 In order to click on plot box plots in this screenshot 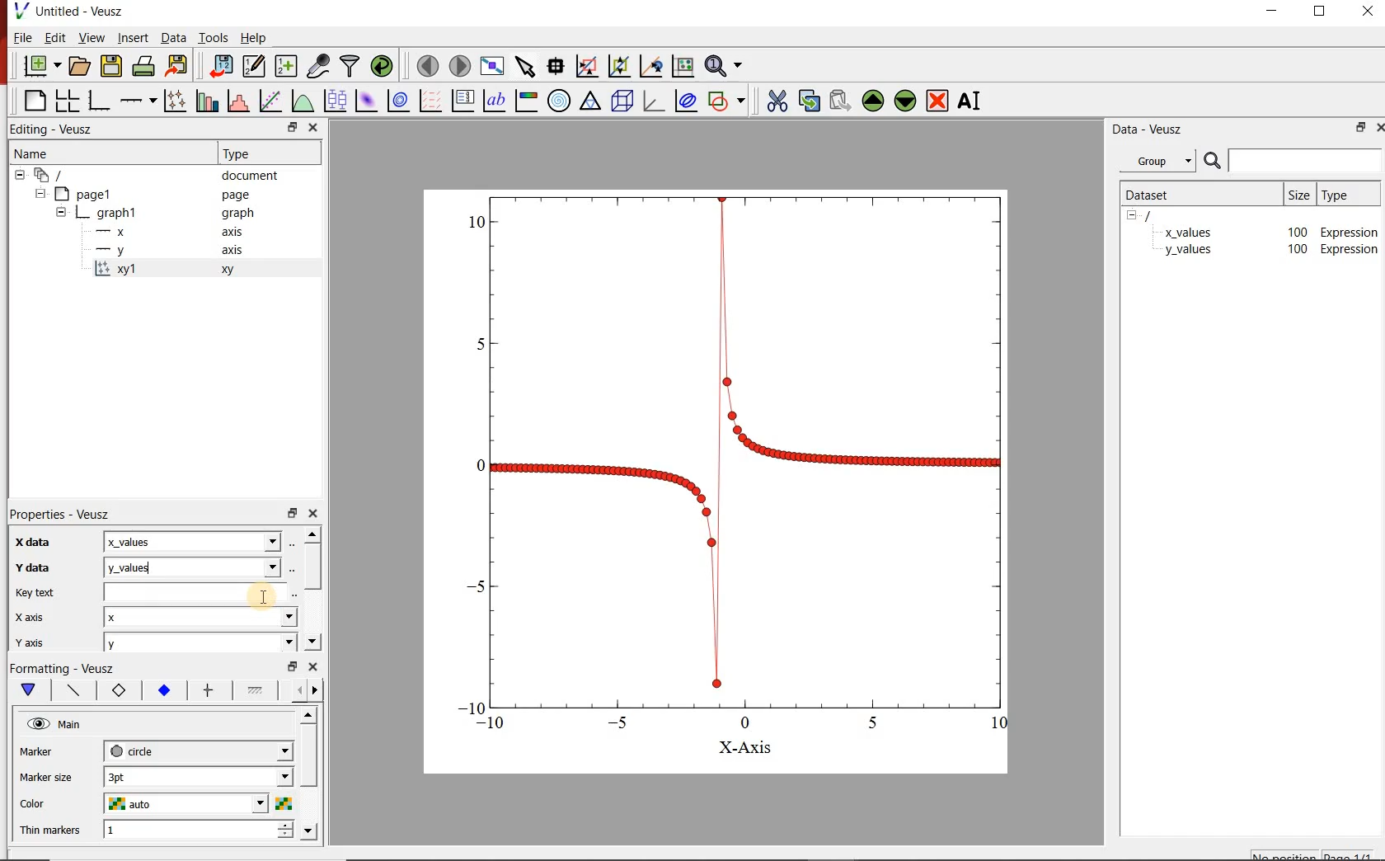, I will do `click(333, 100)`.